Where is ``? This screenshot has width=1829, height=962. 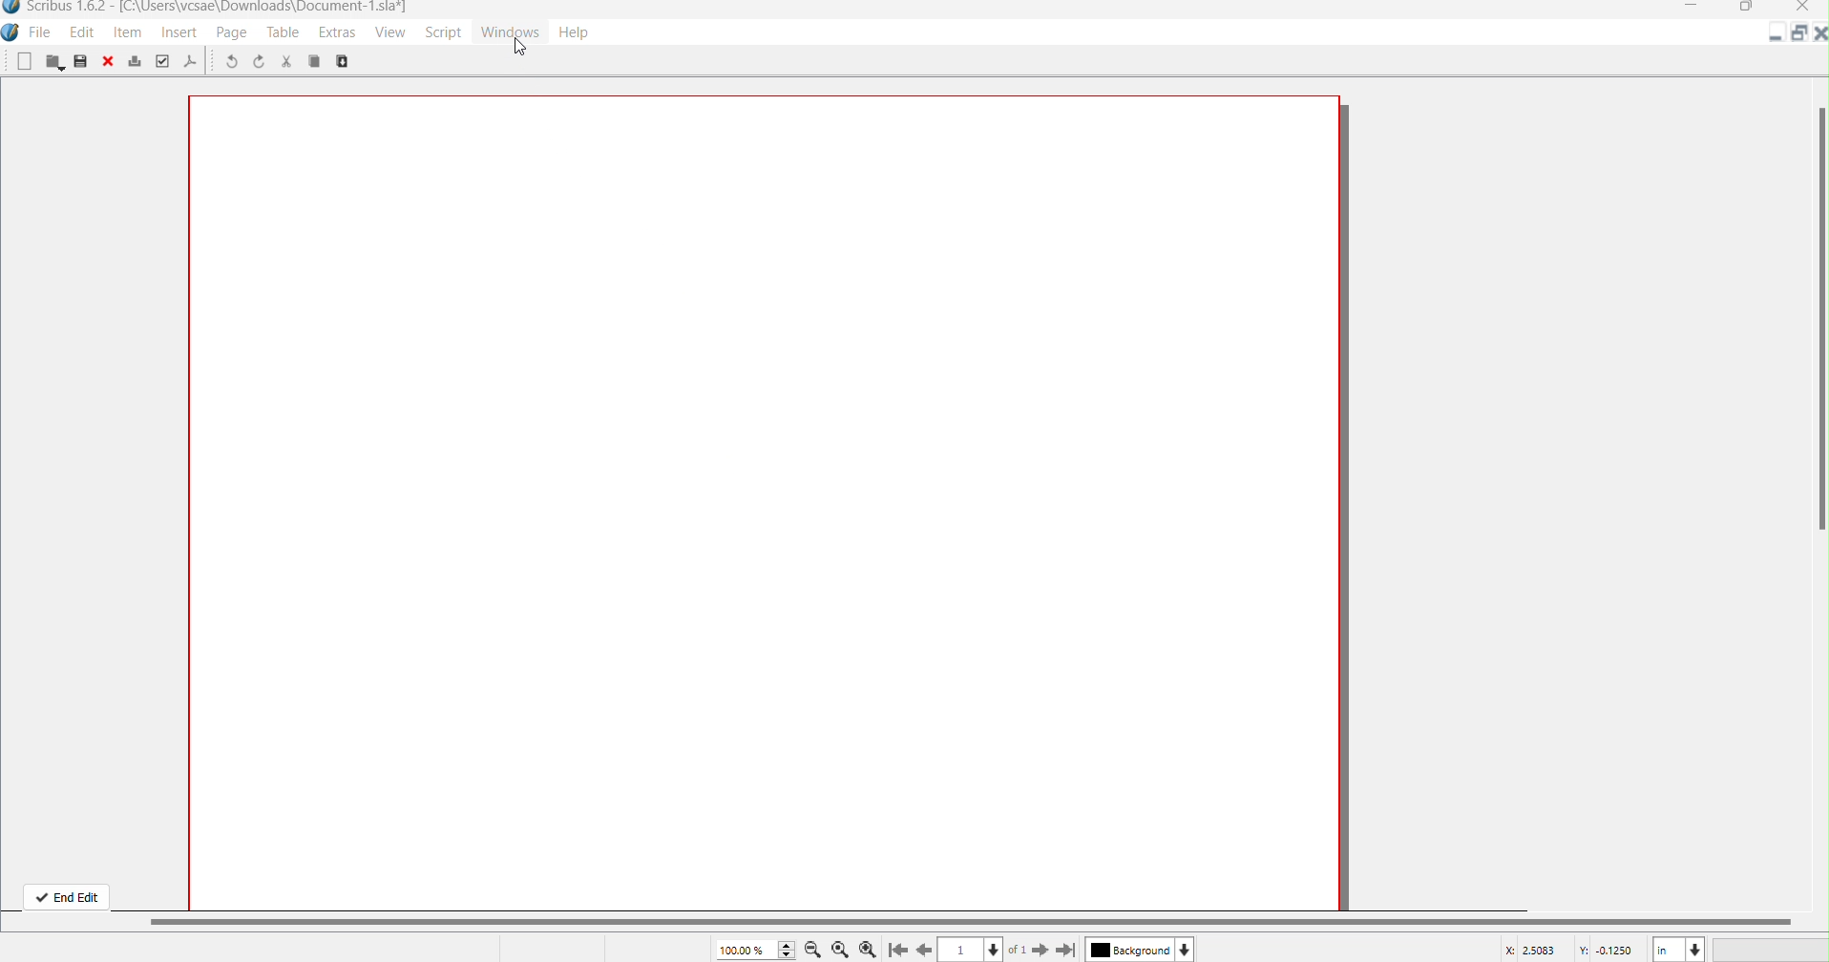  is located at coordinates (193, 62).